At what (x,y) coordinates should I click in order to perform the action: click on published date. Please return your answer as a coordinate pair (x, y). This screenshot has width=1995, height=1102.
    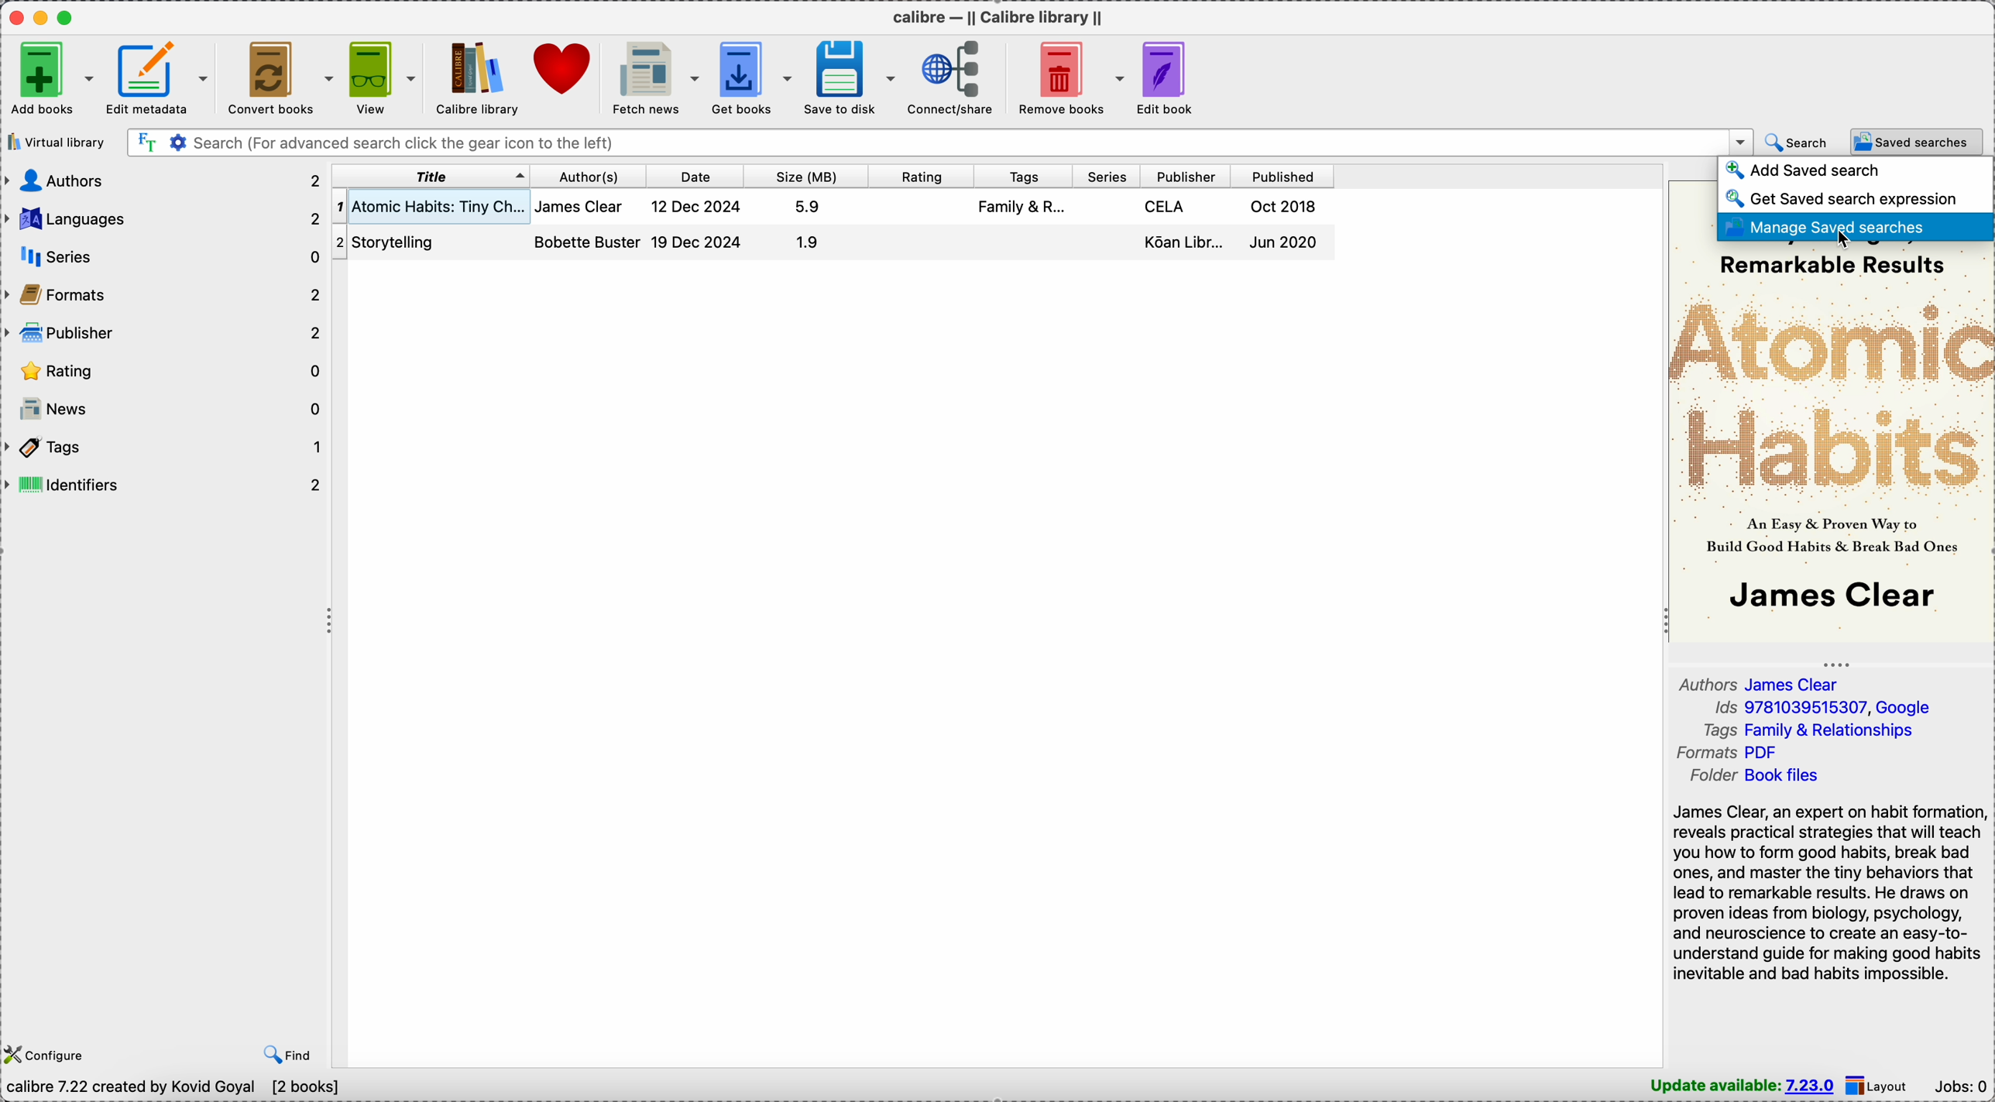
    Looking at the image, I should click on (1289, 228).